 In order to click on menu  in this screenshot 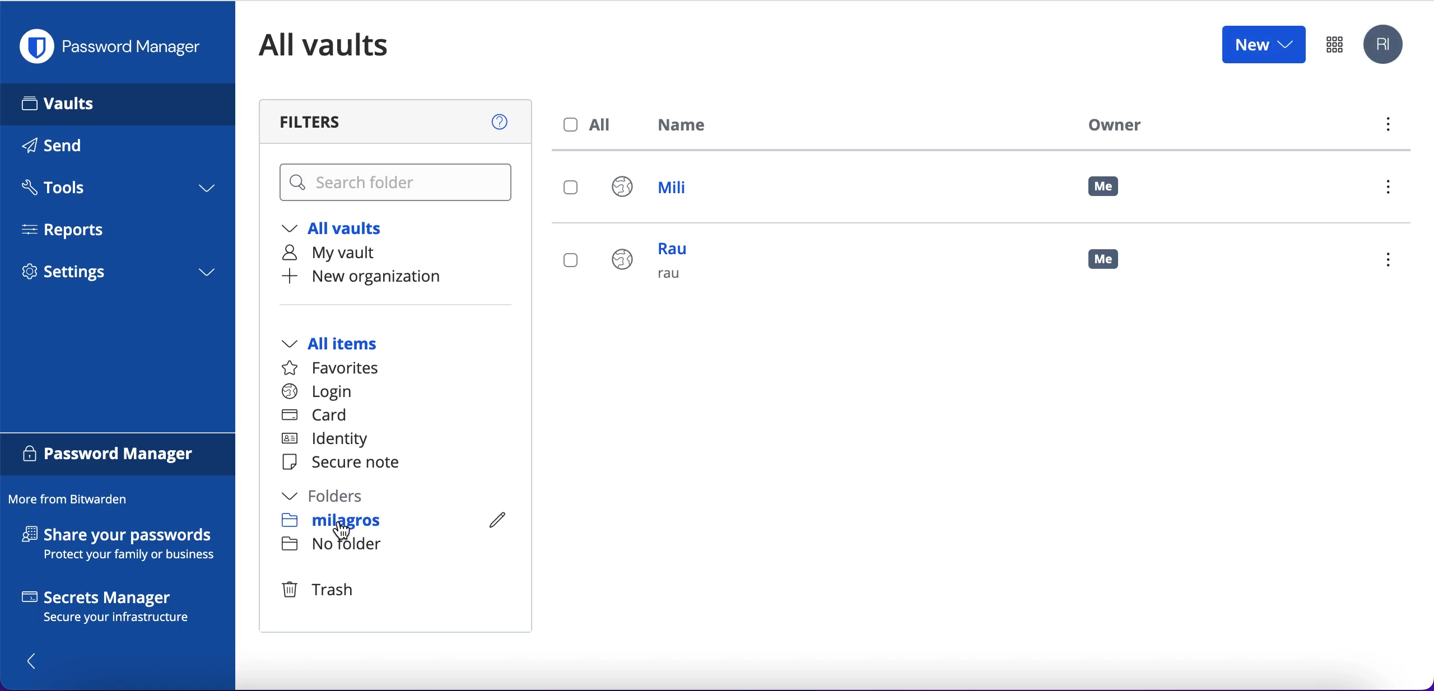, I will do `click(1393, 190)`.